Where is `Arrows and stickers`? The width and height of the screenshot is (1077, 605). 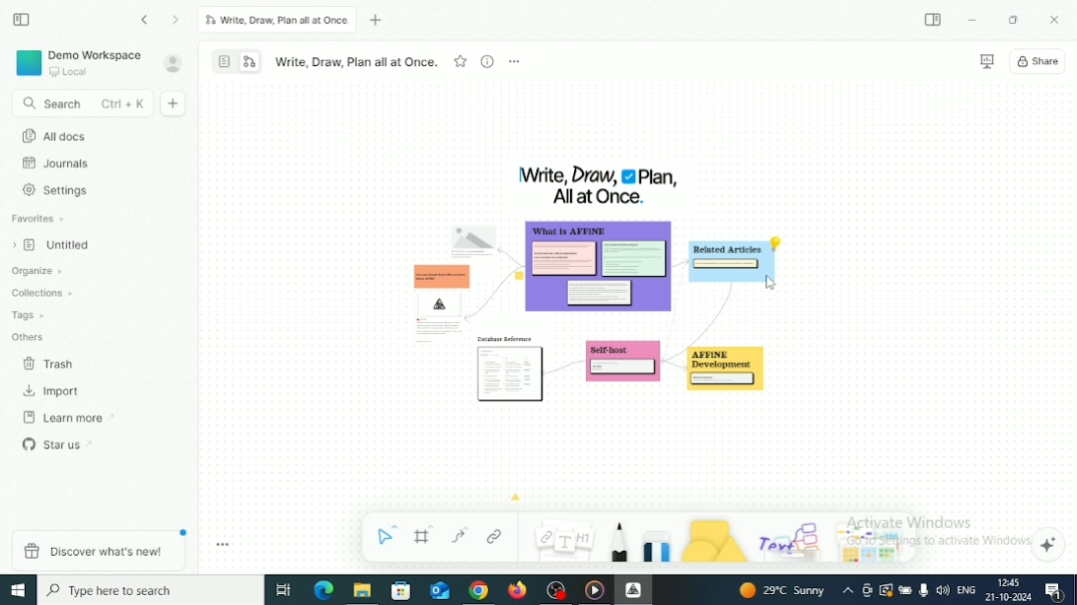 Arrows and stickers is located at coordinates (875, 545).